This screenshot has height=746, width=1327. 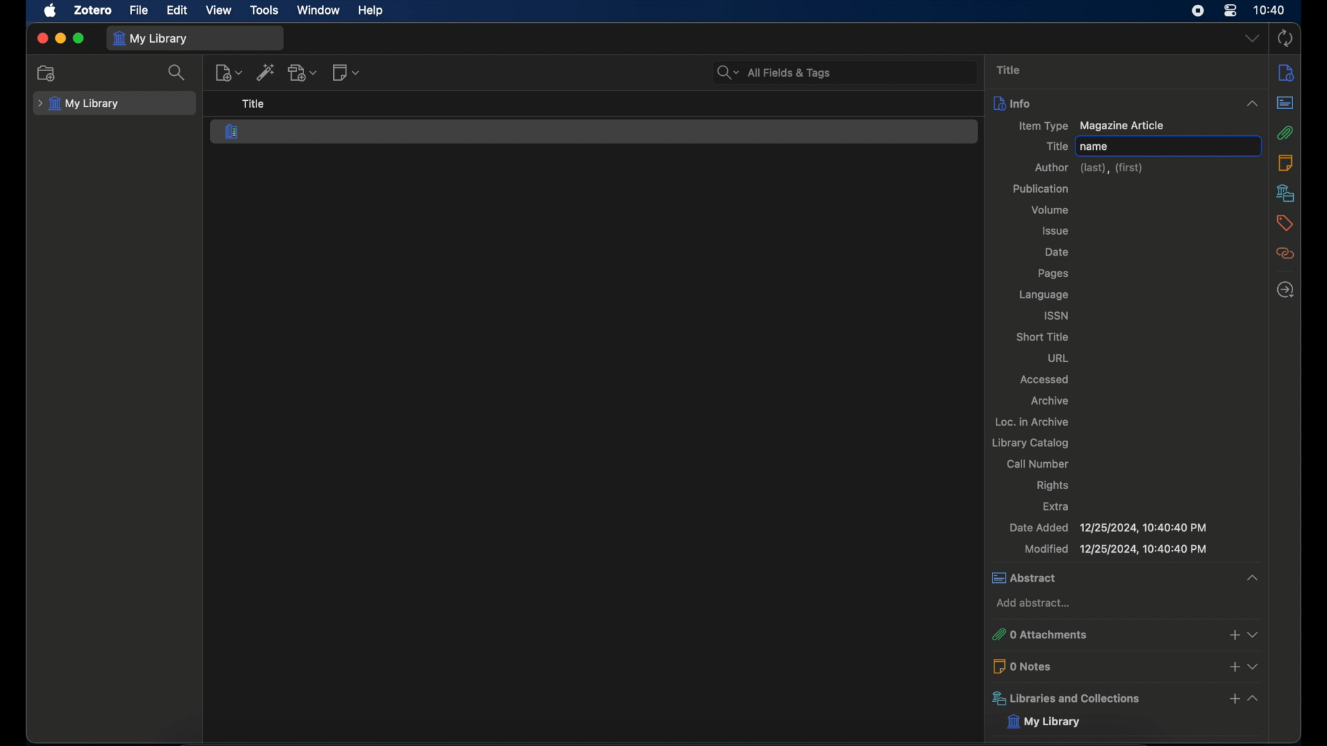 I want to click on abstract, so click(x=1286, y=103).